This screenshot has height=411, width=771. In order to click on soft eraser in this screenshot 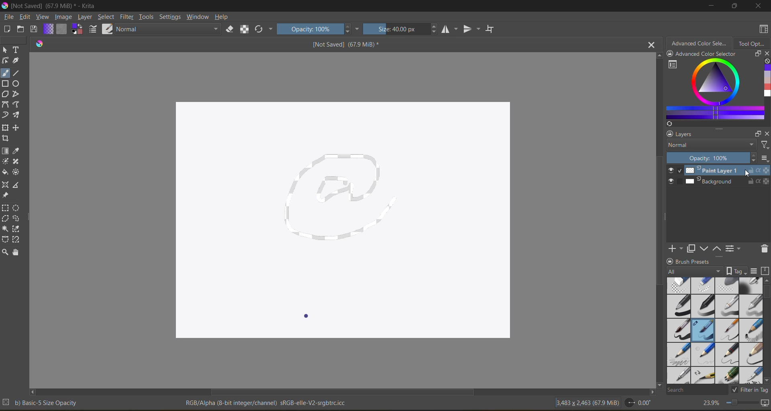, I will do `click(727, 285)`.